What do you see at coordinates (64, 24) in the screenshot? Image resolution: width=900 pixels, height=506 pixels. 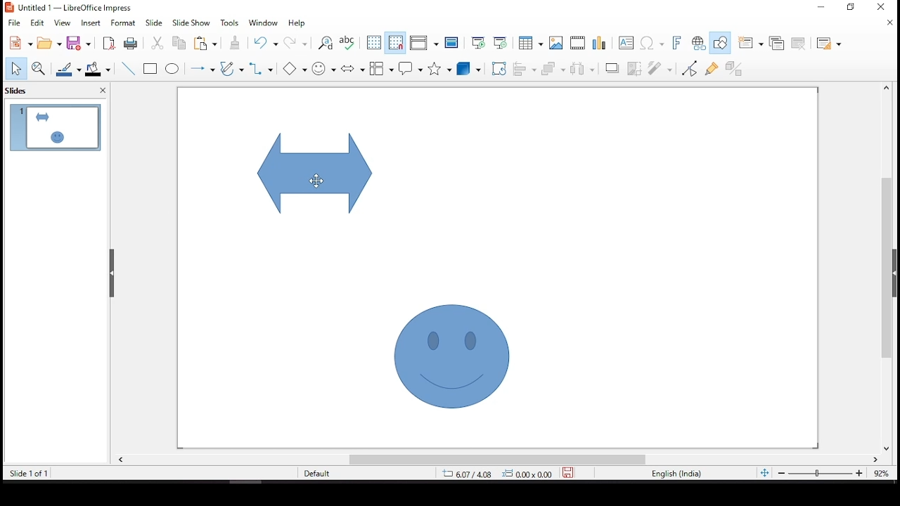 I see `view` at bounding box center [64, 24].